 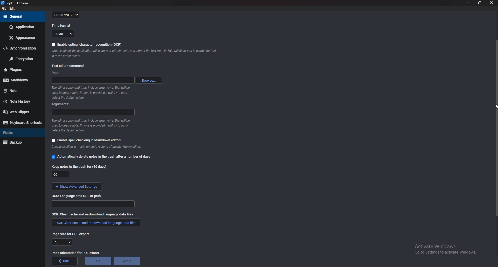 What do you see at coordinates (135, 53) in the screenshot?
I see `Info` at bounding box center [135, 53].